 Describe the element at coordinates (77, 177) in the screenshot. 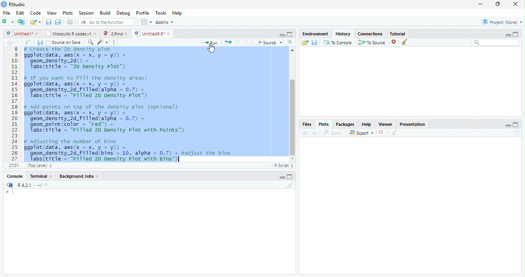

I see `Background Jobs` at that location.